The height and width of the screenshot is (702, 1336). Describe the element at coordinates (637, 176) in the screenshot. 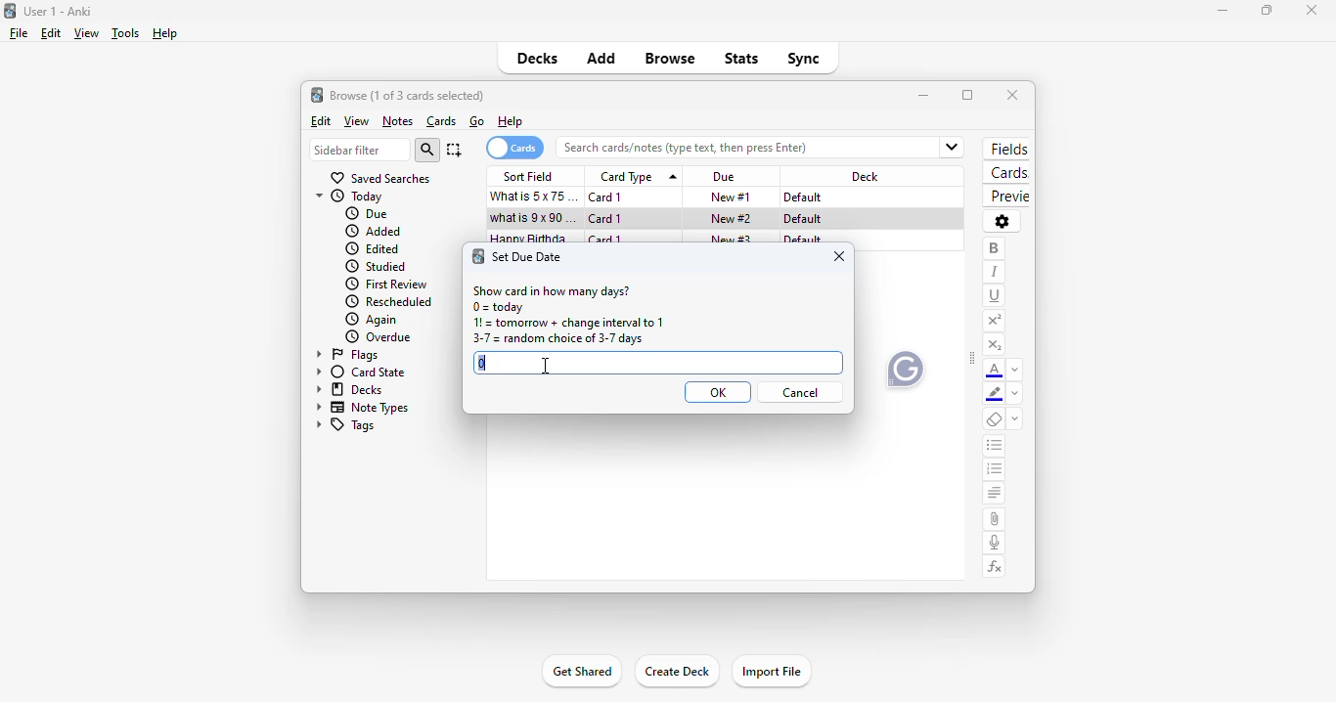

I see `card type` at that location.